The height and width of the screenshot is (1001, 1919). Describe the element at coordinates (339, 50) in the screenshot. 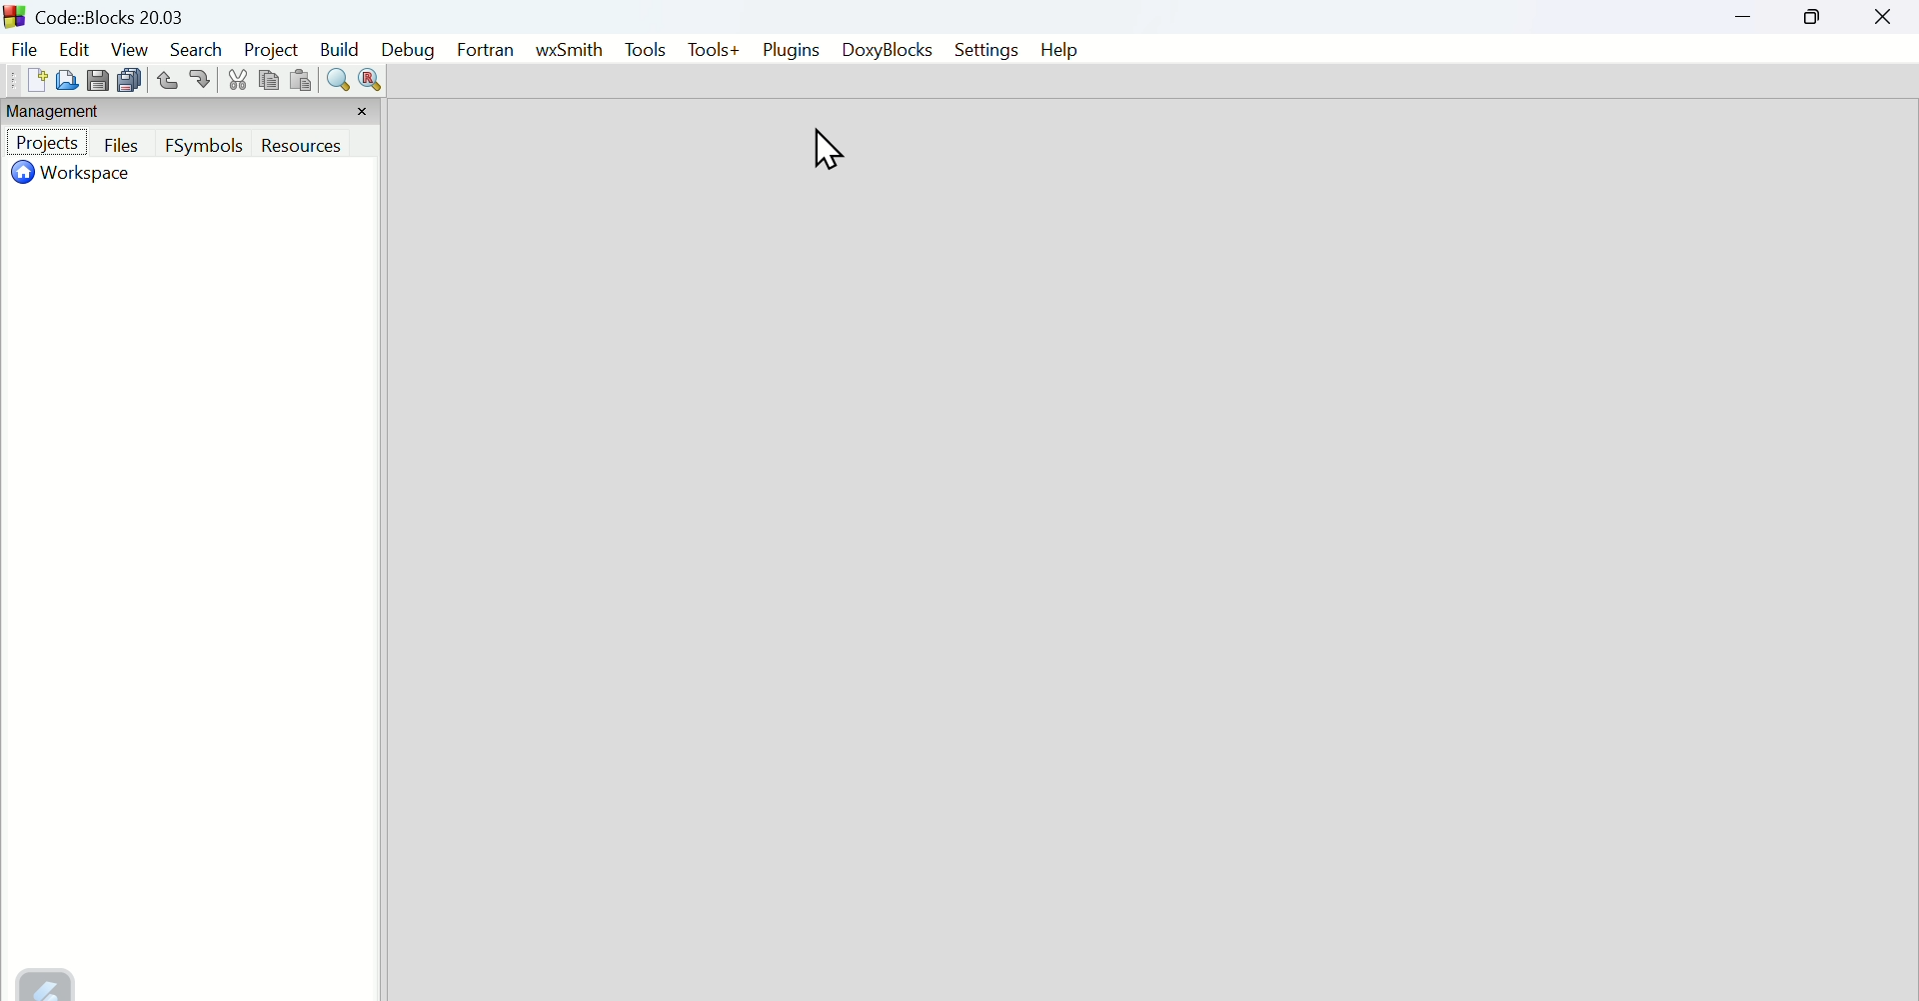

I see `Build` at that location.